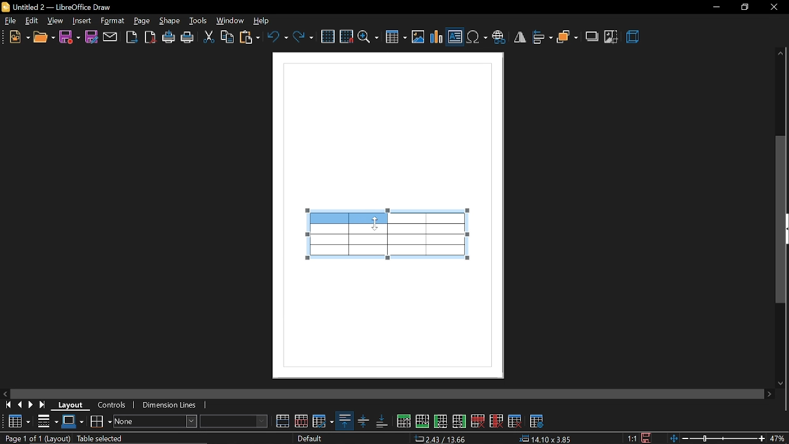 The image size is (789, 444). Describe the element at coordinates (69, 38) in the screenshot. I see `save ` at that location.